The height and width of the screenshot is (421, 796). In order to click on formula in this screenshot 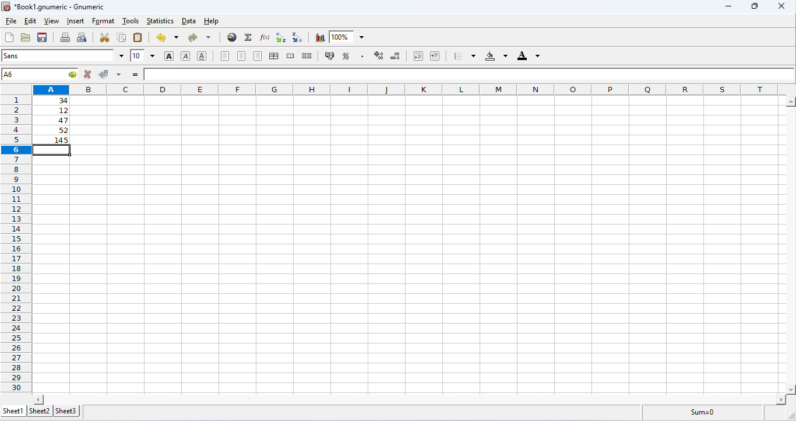, I will do `click(703, 412)`.